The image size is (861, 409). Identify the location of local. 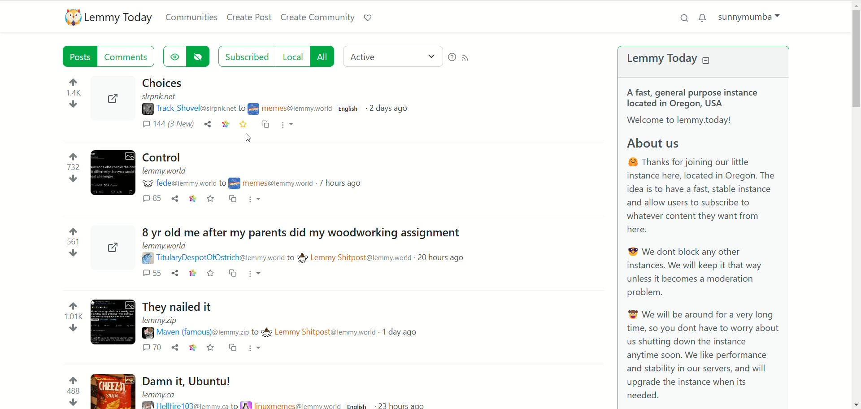
(293, 55).